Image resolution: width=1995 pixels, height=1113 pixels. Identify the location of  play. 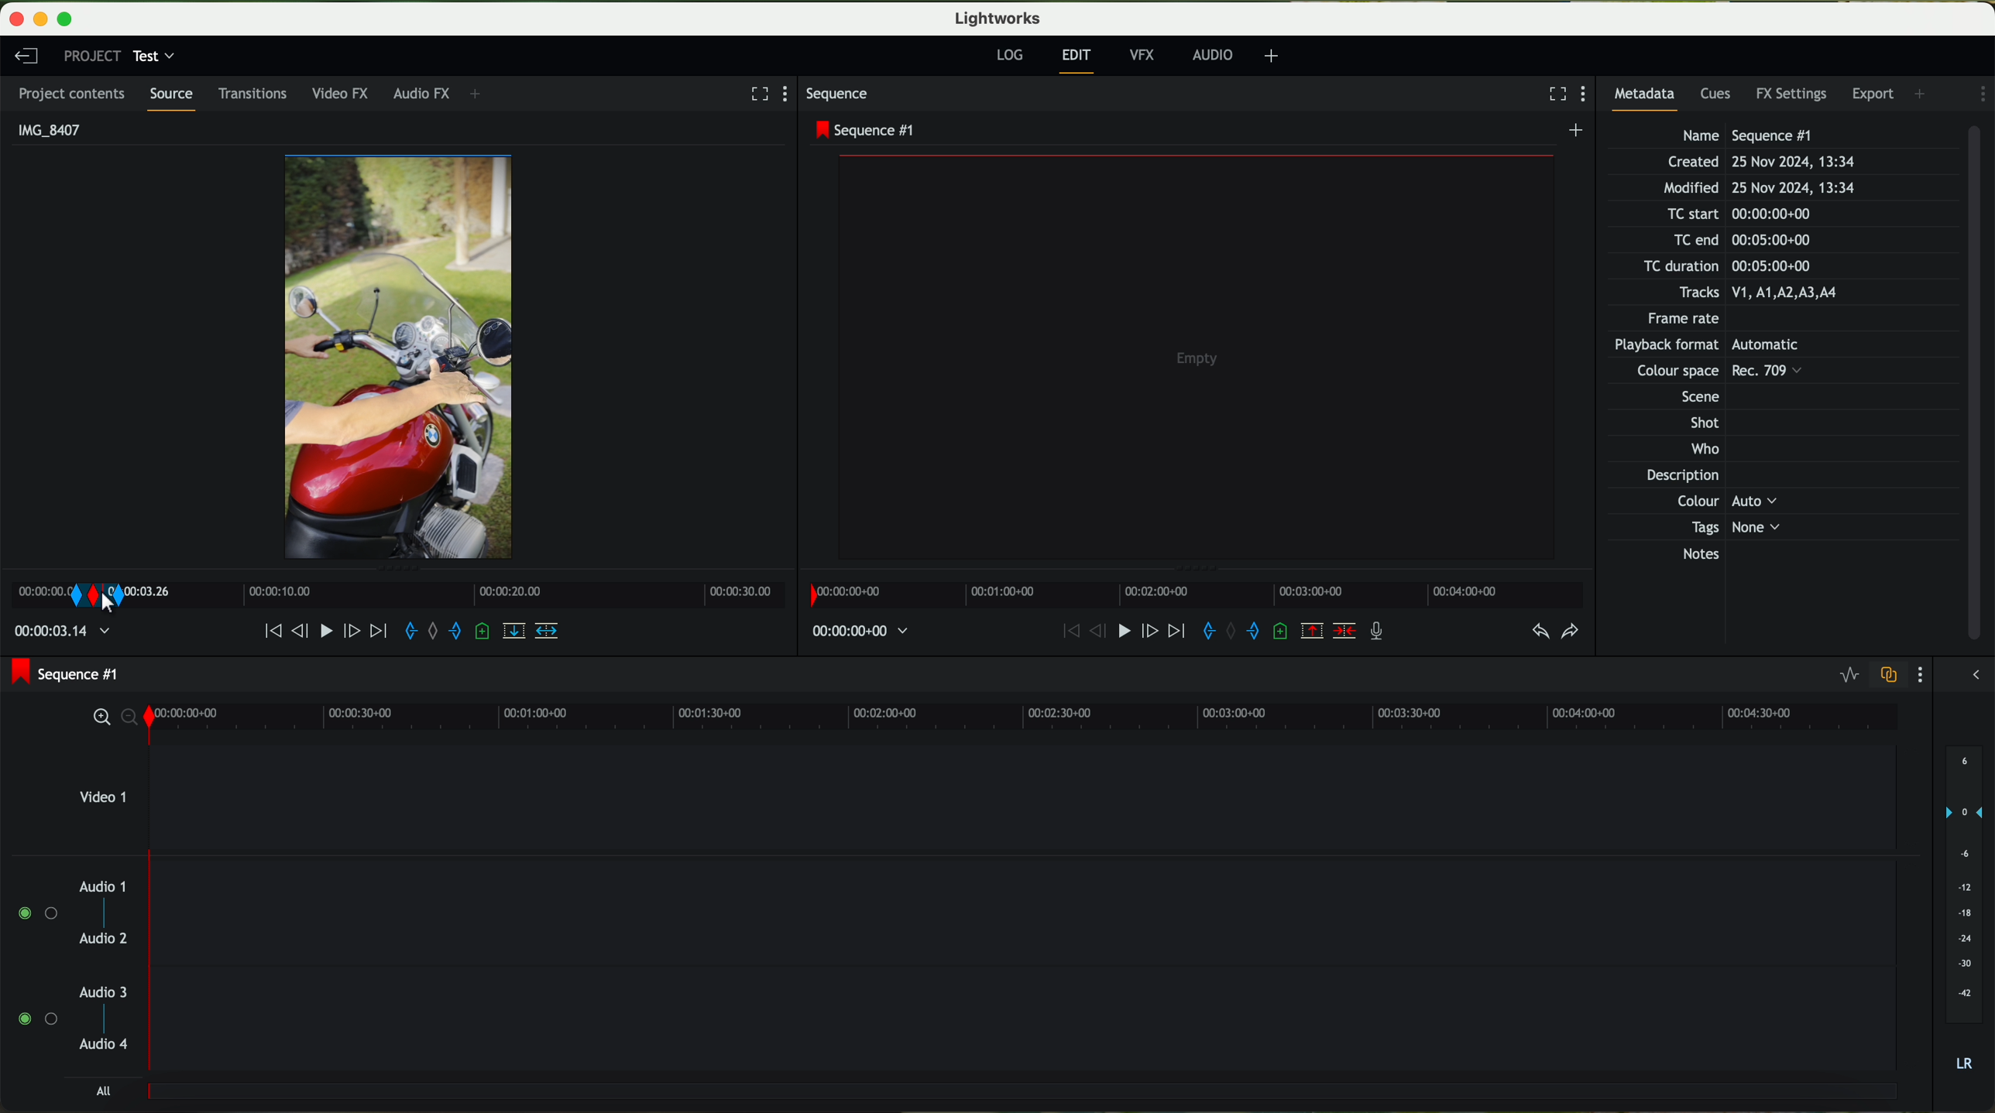
(330, 631).